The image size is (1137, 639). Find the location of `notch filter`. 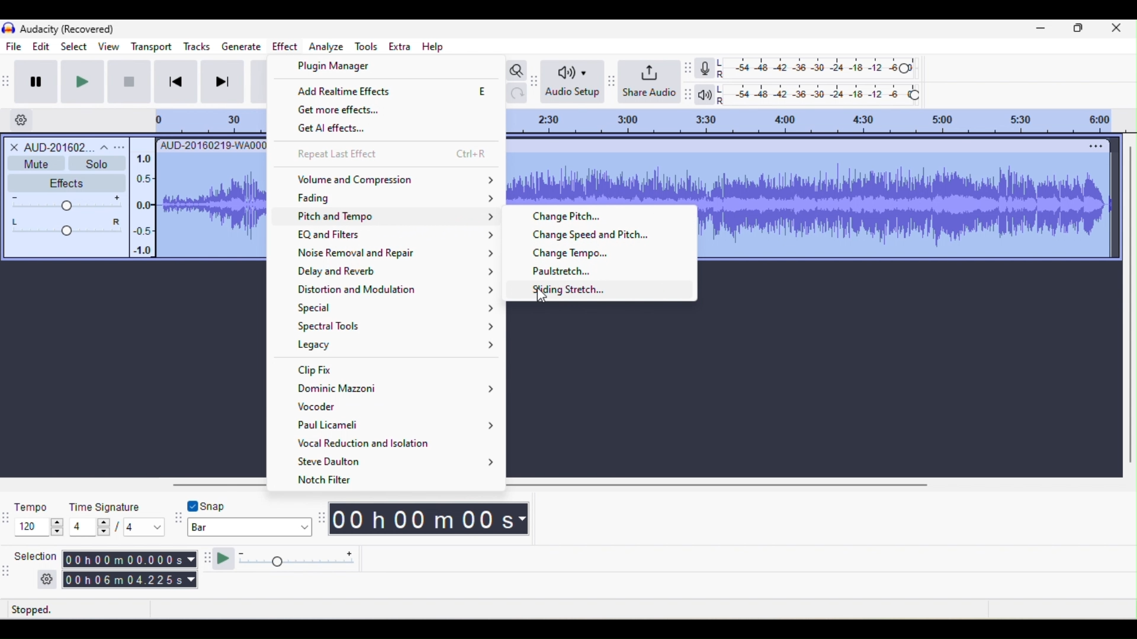

notch filter is located at coordinates (343, 480).